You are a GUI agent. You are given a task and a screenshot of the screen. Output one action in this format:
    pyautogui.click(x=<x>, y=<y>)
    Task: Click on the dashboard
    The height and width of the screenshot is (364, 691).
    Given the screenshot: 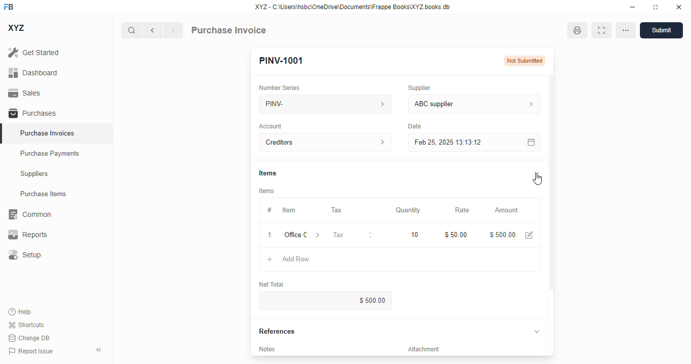 What is the action you would take?
    pyautogui.click(x=33, y=72)
    